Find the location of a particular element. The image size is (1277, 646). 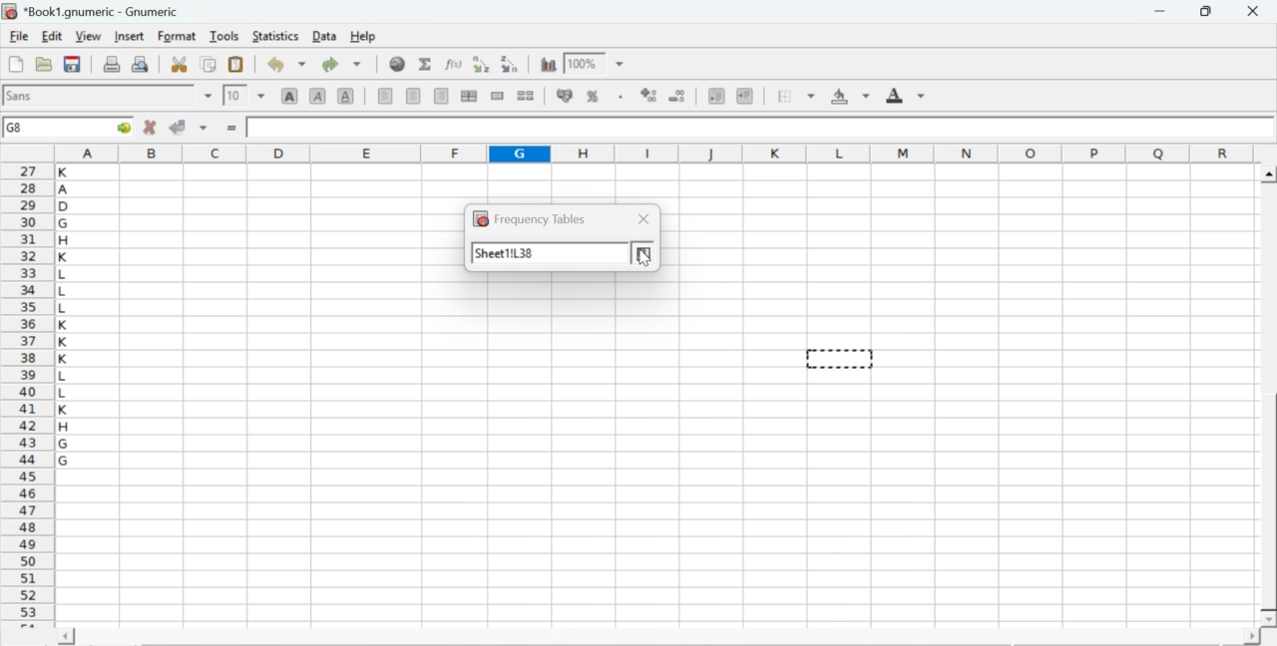

accept changes across selection is located at coordinates (203, 127).